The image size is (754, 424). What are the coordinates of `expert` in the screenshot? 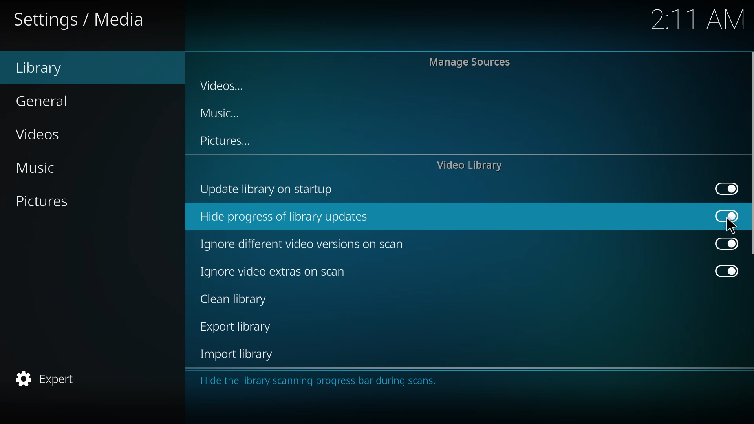 It's located at (46, 378).